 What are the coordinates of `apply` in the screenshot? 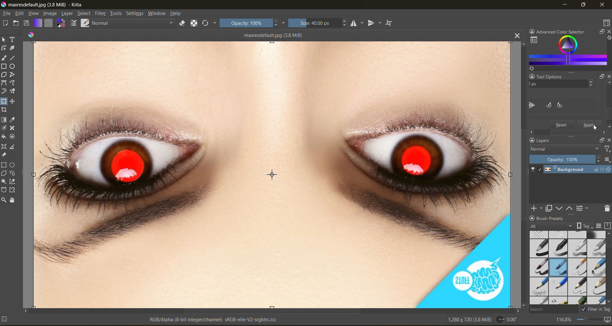 It's located at (590, 124).